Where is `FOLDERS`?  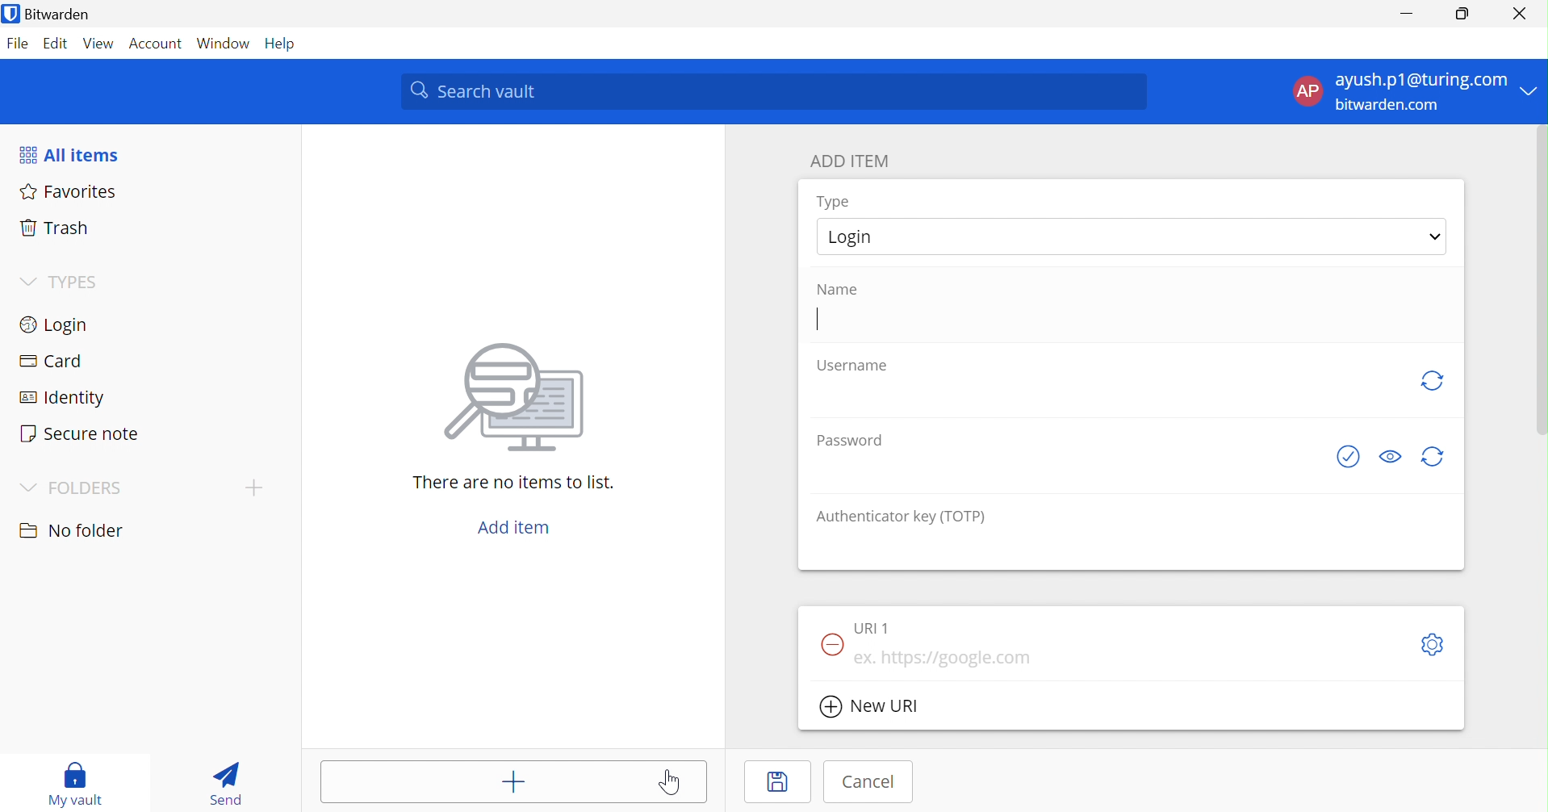 FOLDERS is located at coordinates (69, 489).